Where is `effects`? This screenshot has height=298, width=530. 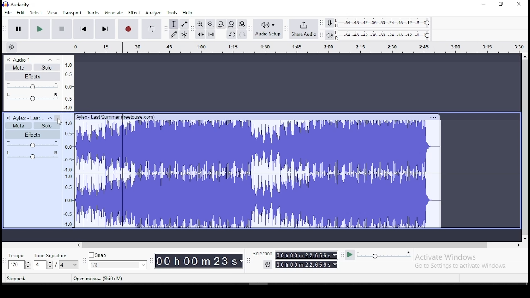
effects is located at coordinates (33, 76).